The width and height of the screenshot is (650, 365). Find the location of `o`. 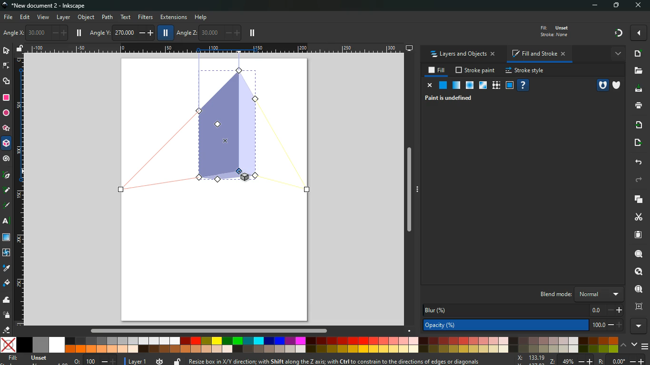

o is located at coordinates (93, 360).